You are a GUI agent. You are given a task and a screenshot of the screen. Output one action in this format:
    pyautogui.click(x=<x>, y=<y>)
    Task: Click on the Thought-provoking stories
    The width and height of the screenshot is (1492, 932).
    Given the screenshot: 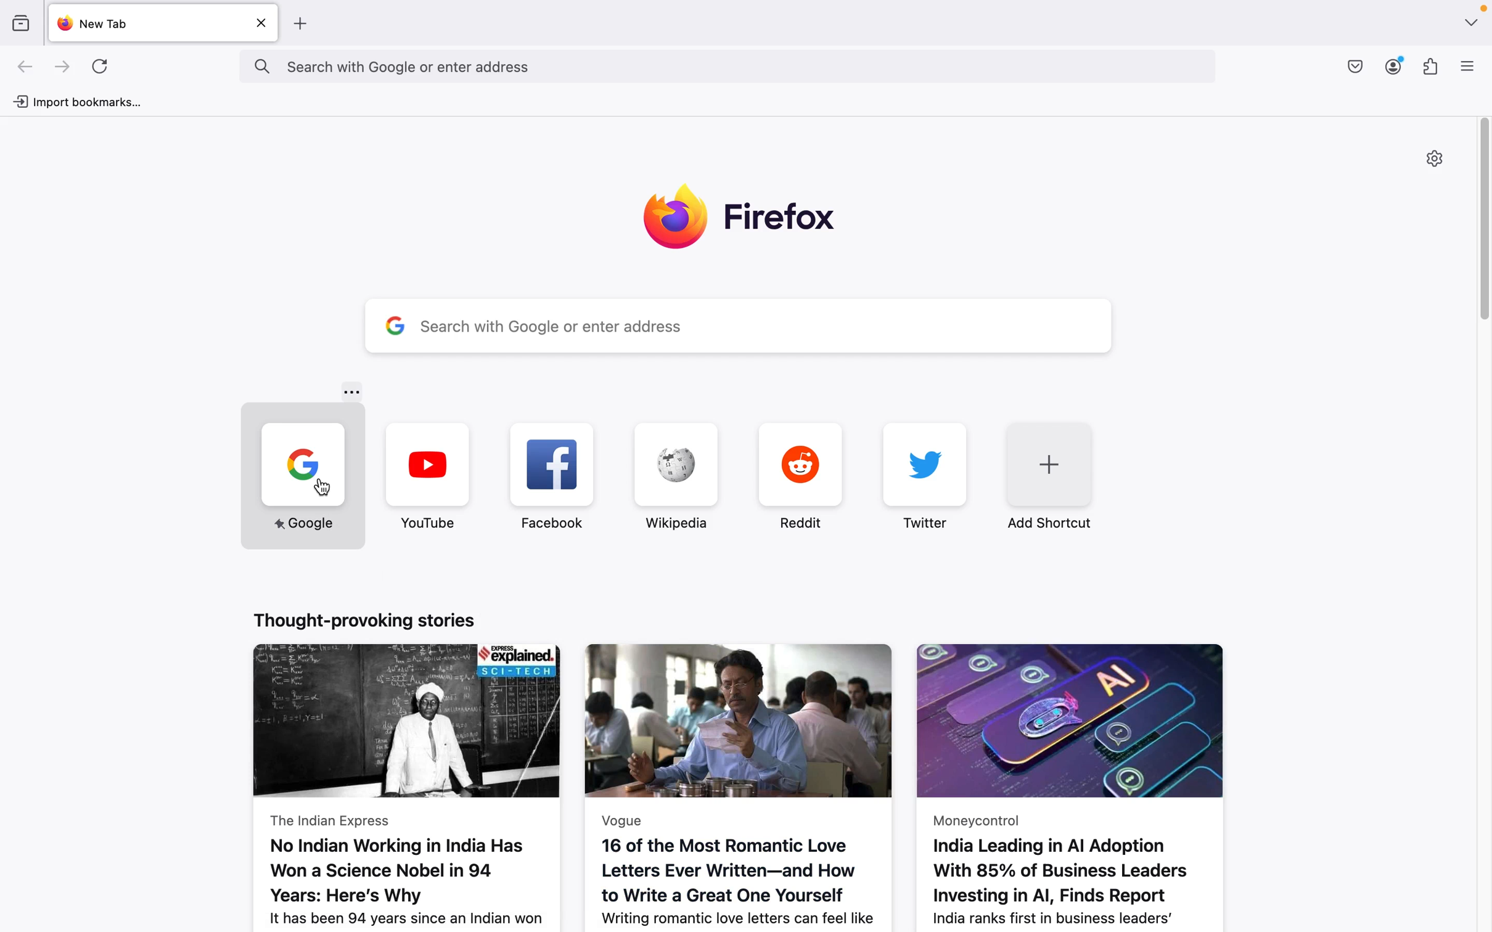 What is the action you would take?
    pyautogui.click(x=374, y=616)
    